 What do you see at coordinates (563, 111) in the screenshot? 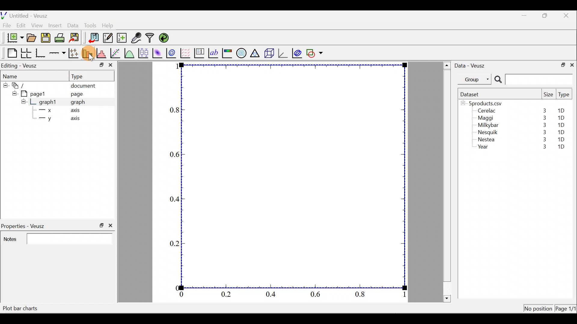
I see `1D` at bounding box center [563, 111].